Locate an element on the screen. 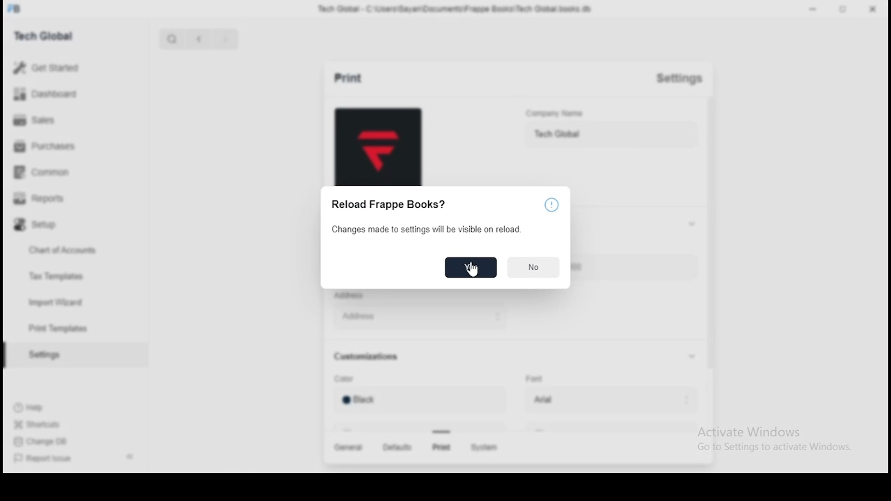 The height and width of the screenshot is (501, 891). change DB is located at coordinates (38, 443).